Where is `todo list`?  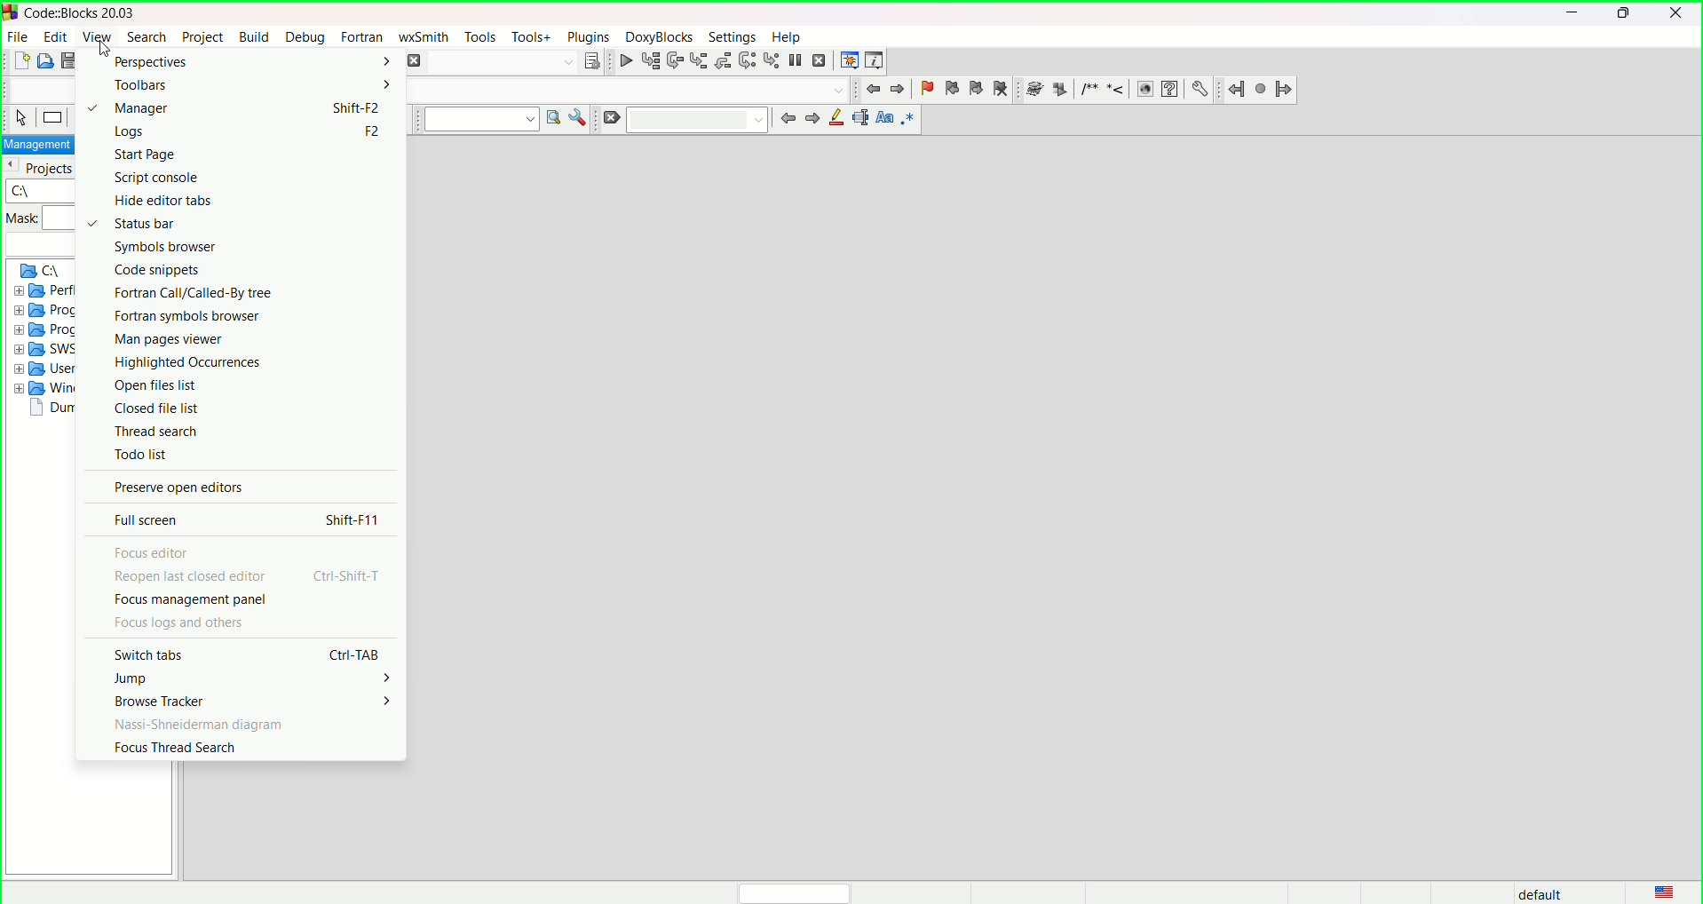 todo list is located at coordinates (141, 455).